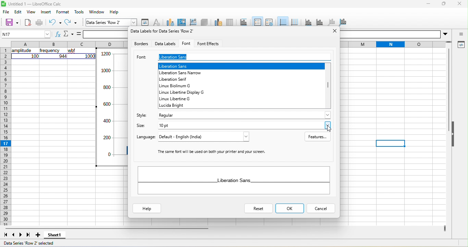  Describe the element at coordinates (230, 22) in the screenshot. I see `data table` at that location.